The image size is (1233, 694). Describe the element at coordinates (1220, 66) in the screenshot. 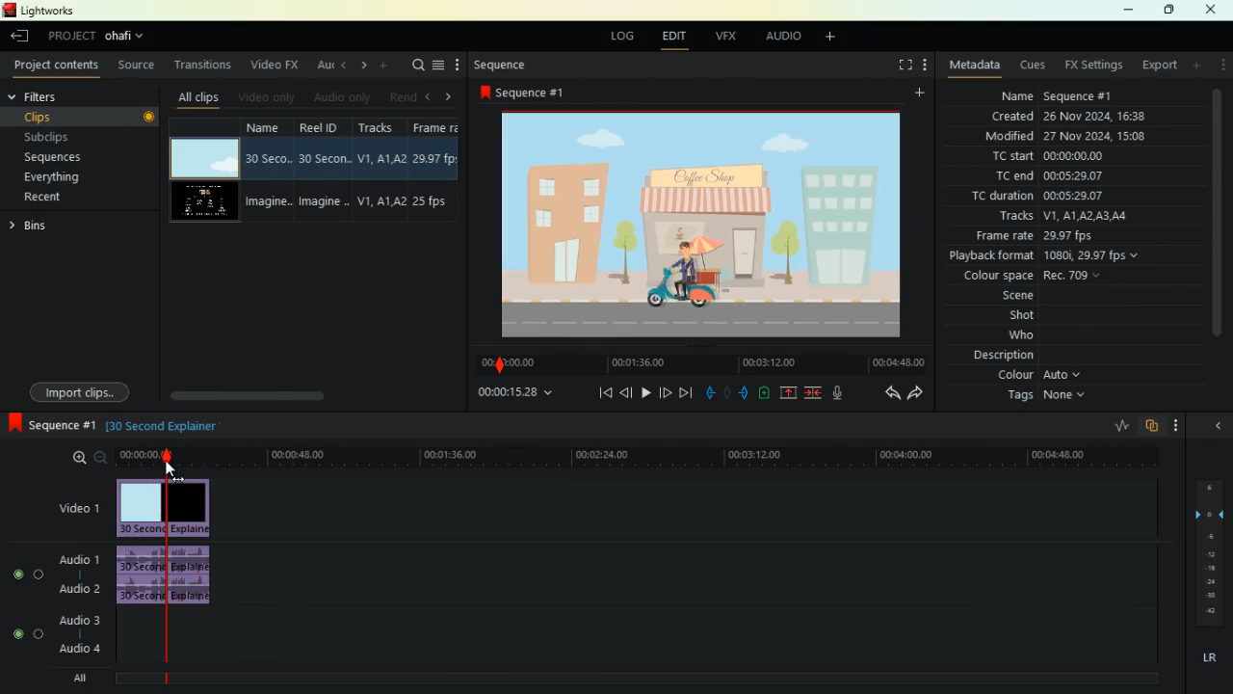

I see `menu` at that location.